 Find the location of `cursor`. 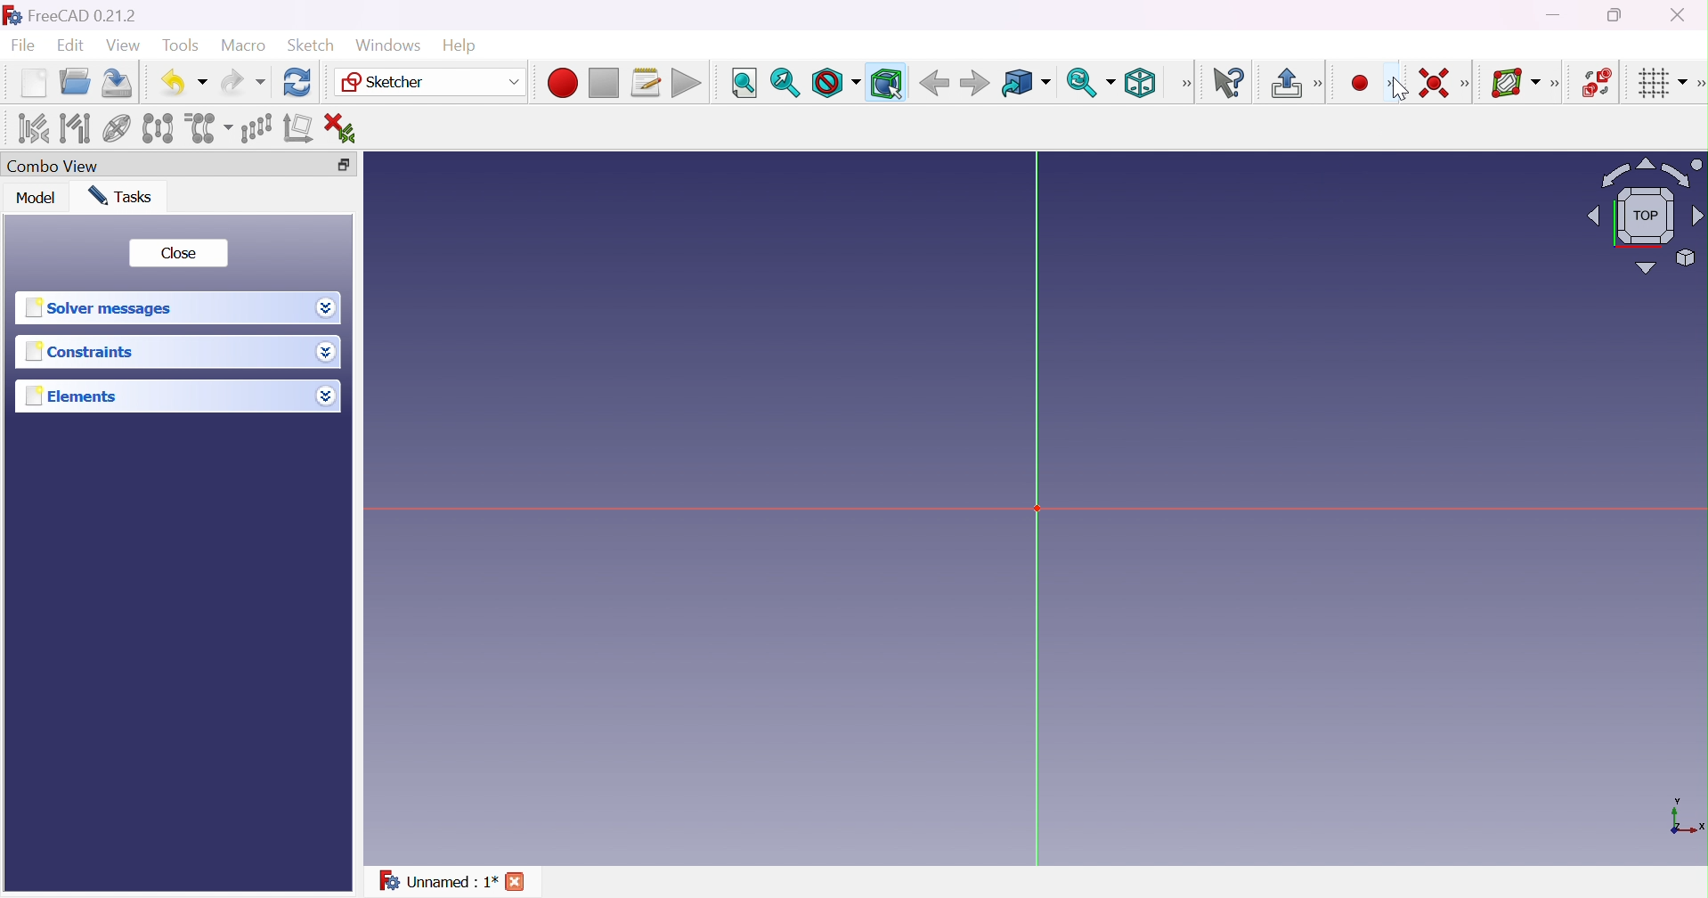

cursor is located at coordinates (1395, 90).